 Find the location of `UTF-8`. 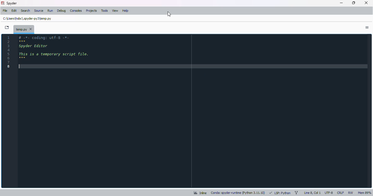

UTF-8 is located at coordinates (329, 192).